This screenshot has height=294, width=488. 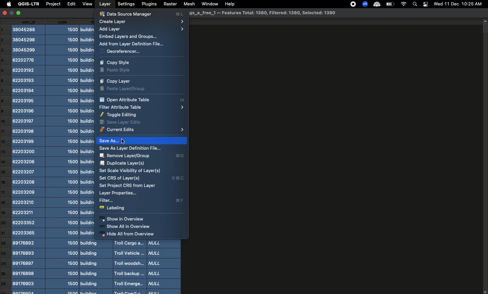 I want to click on Duplicate layer, so click(x=123, y=163).